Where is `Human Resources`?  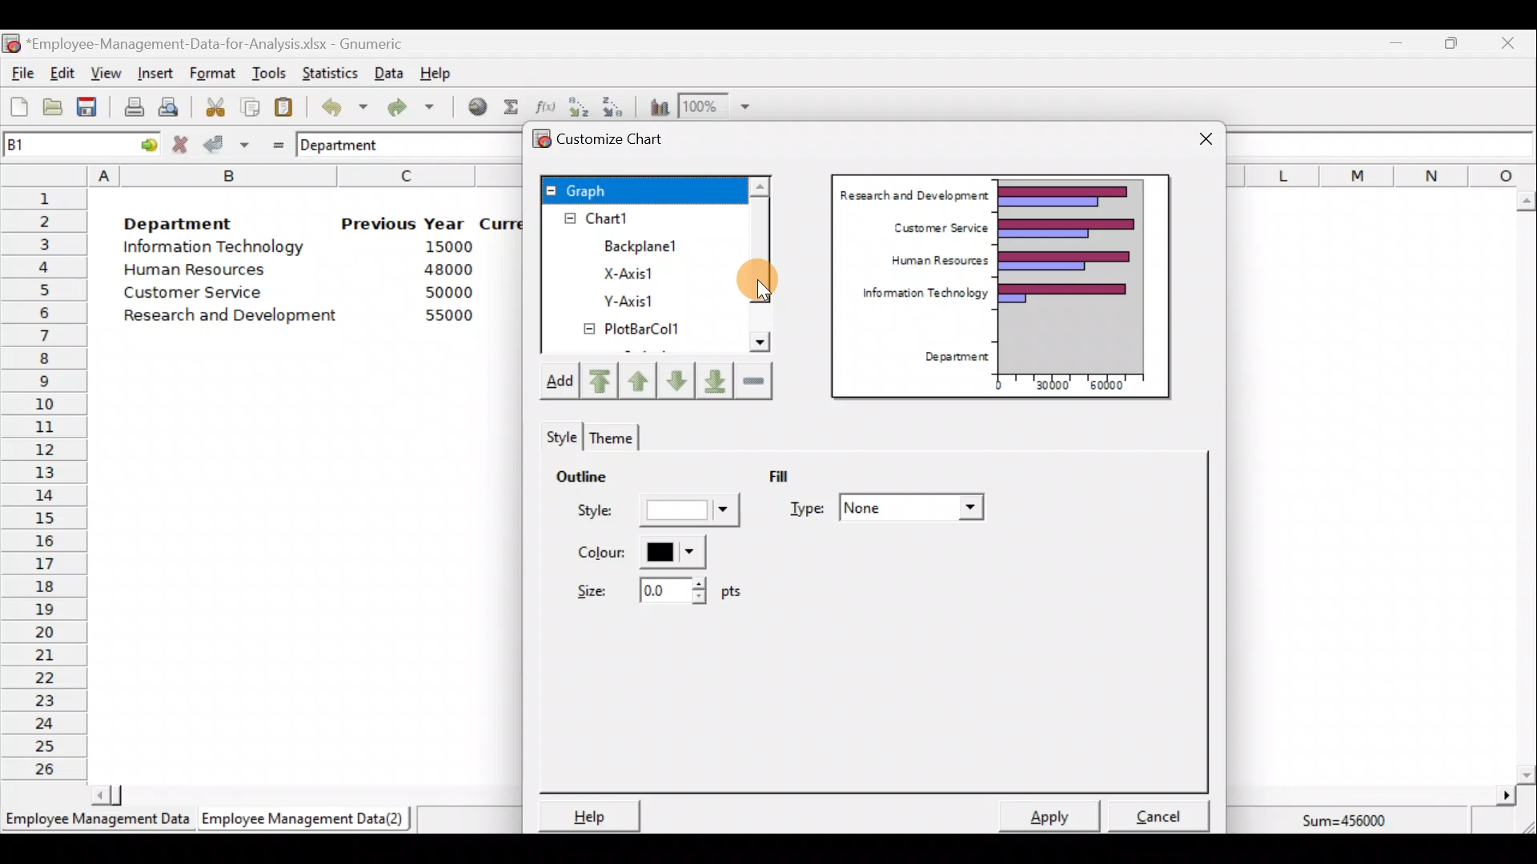 Human Resources is located at coordinates (203, 271).